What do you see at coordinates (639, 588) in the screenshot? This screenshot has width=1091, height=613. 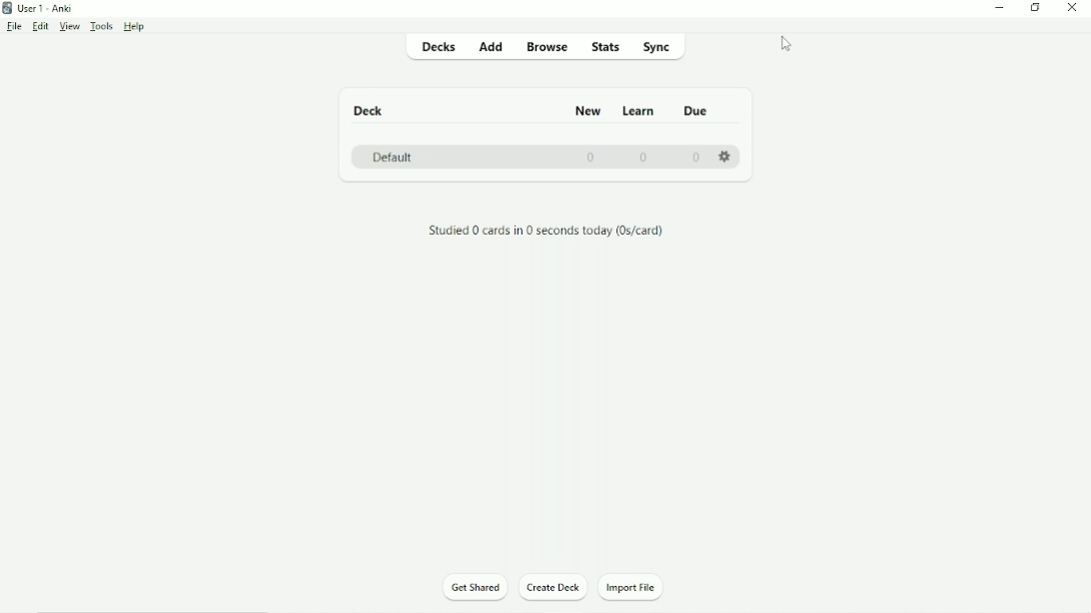 I see `Import File` at bounding box center [639, 588].